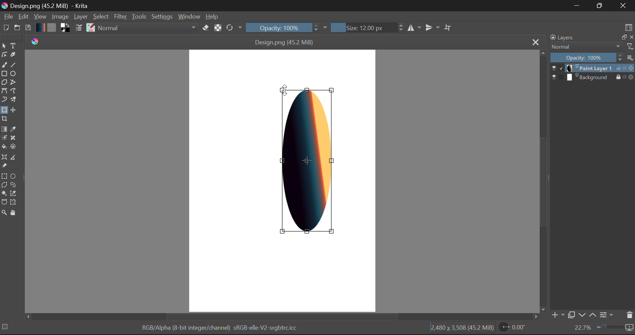  I want to click on Crop, so click(448, 26).